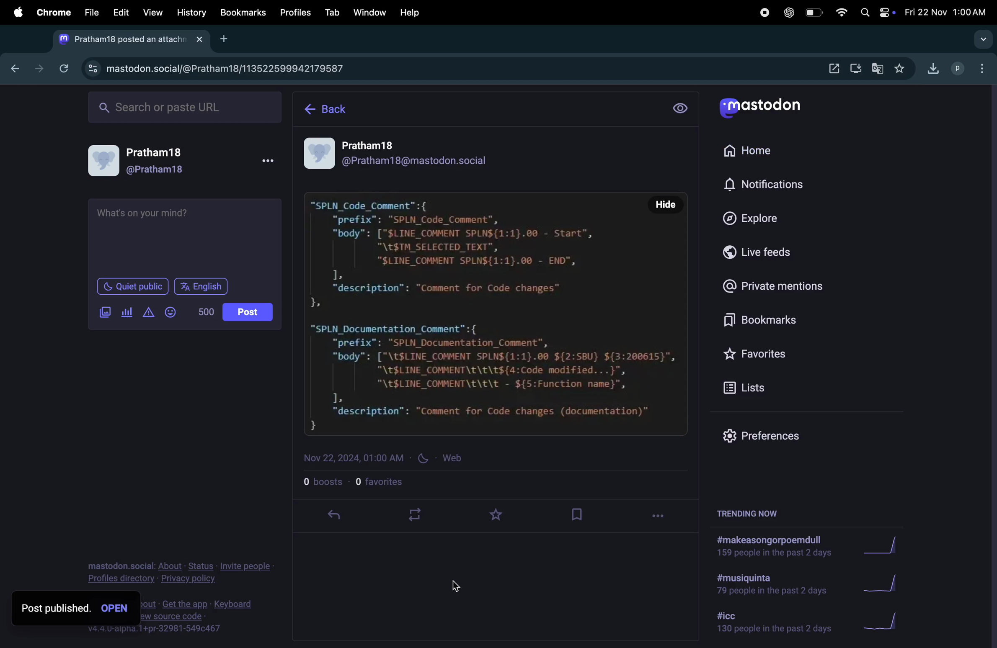  Describe the element at coordinates (887, 12) in the screenshot. I see `apple widgets` at that location.